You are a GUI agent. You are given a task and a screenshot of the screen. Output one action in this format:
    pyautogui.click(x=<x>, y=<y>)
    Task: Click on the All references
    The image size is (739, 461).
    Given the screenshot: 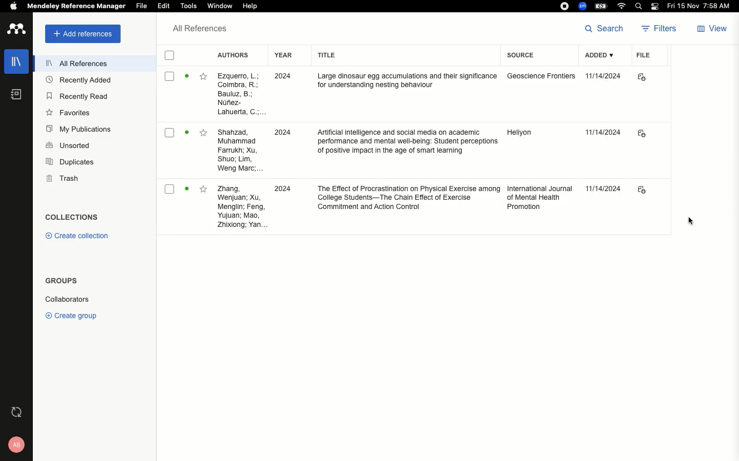 What is the action you would take?
    pyautogui.click(x=197, y=29)
    